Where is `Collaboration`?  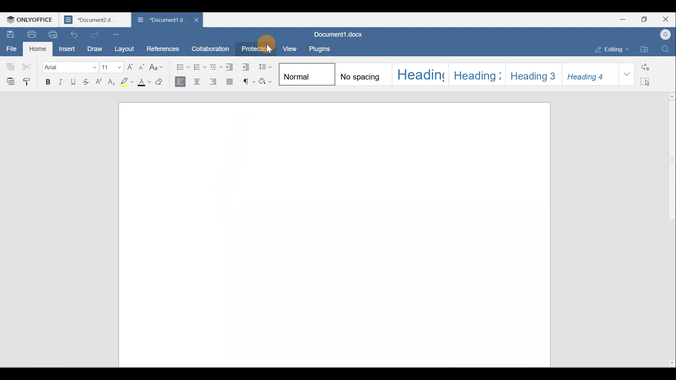 Collaboration is located at coordinates (211, 49).